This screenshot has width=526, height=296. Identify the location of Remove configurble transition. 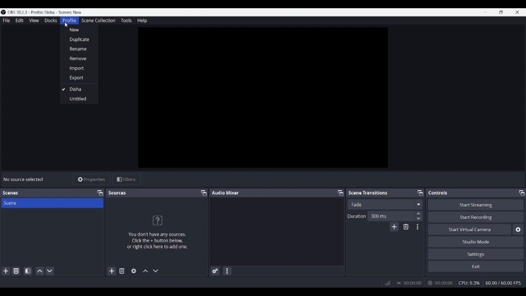
(406, 227).